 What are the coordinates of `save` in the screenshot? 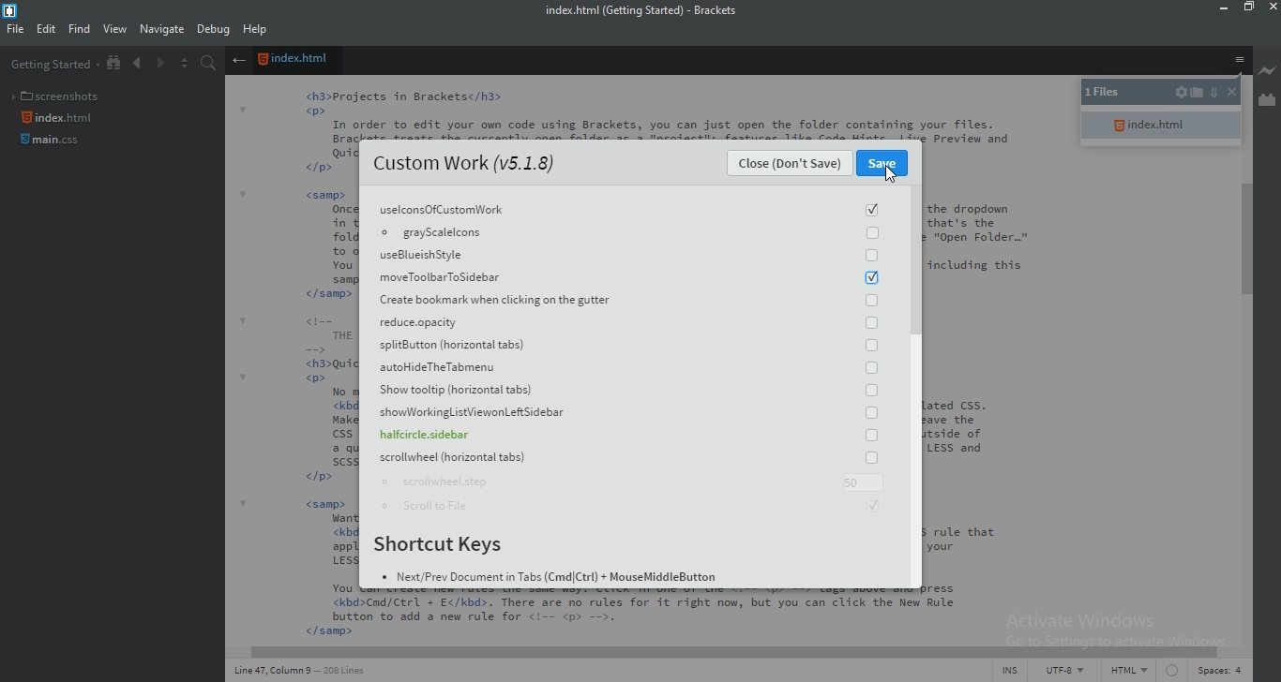 It's located at (884, 164).